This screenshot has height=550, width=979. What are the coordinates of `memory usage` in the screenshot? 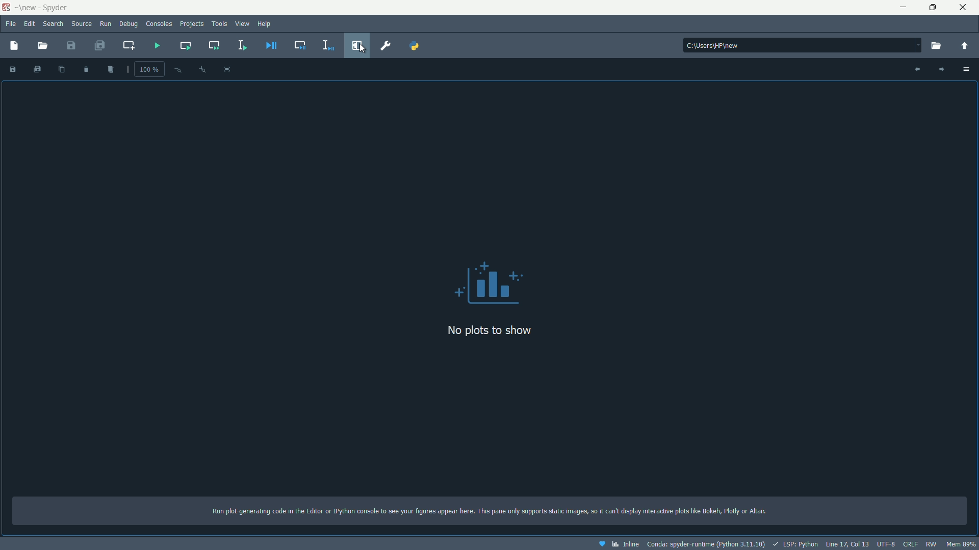 It's located at (961, 544).